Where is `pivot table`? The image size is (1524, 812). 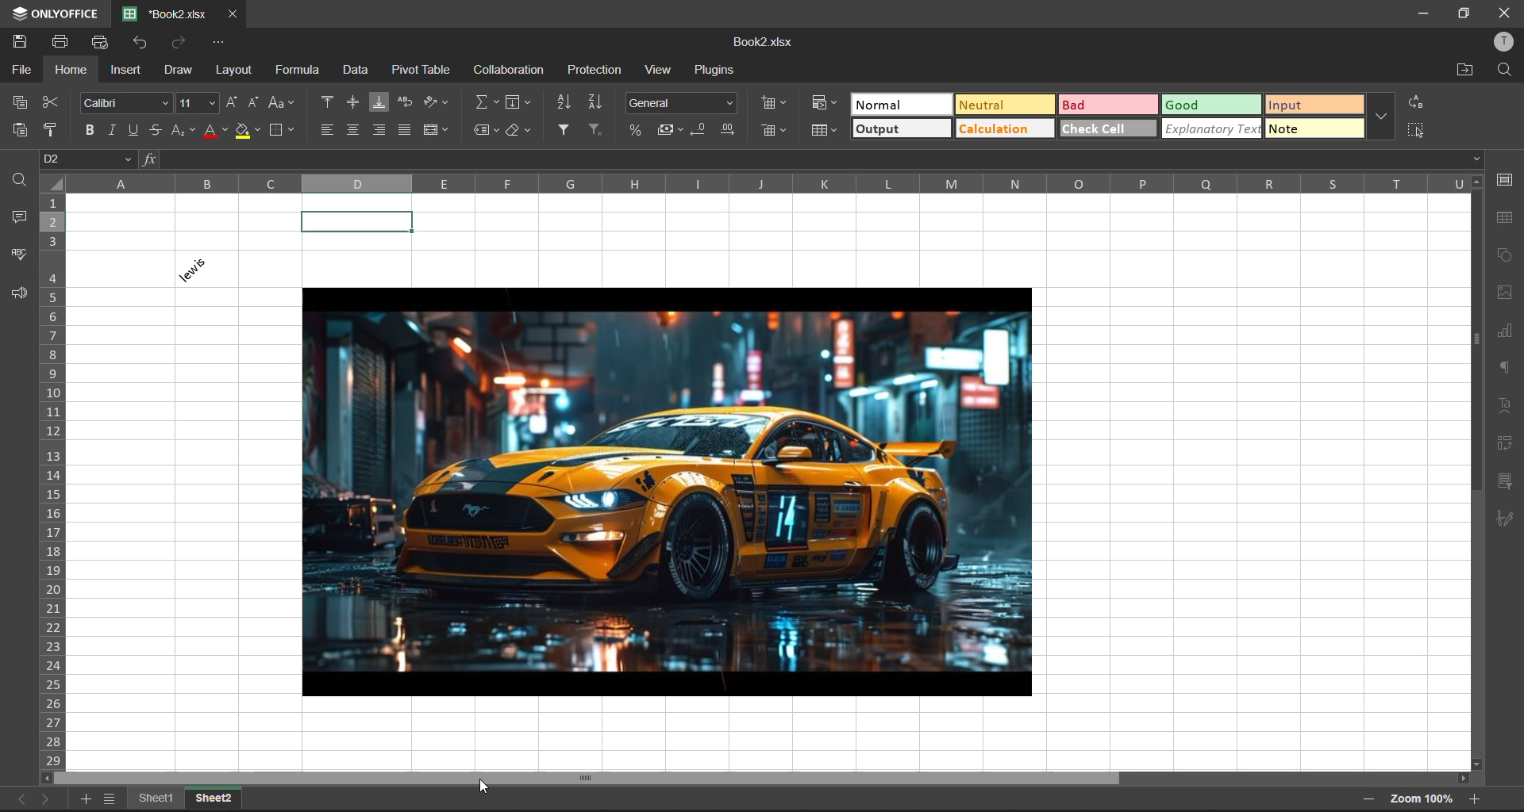 pivot table is located at coordinates (424, 68).